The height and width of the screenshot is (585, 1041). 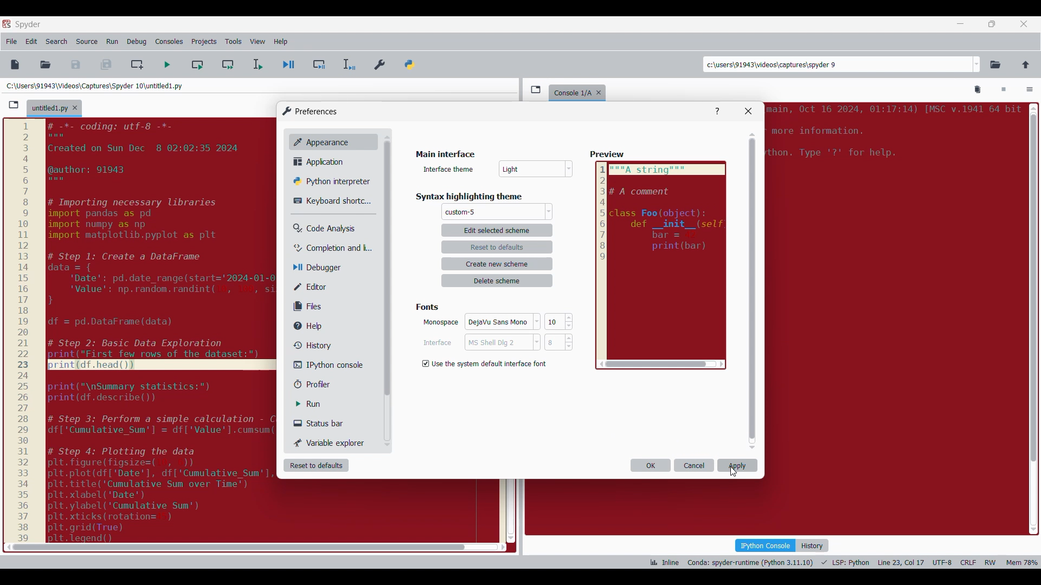 I want to click on , so click(x=608, y=155).